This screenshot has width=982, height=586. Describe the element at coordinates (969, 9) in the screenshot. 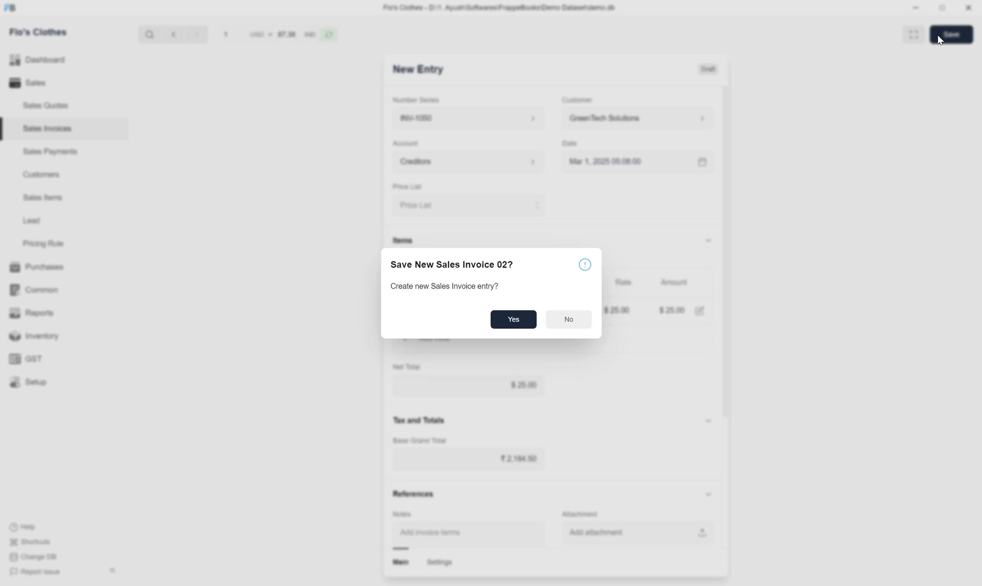

I see `close ` at that location.